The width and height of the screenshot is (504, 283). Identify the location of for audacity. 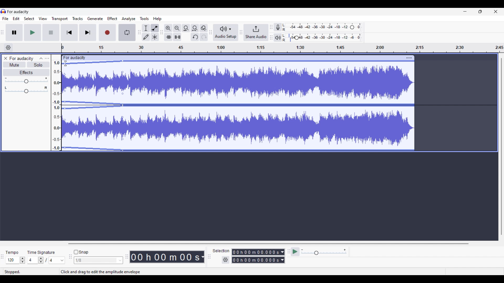
(18, 12).